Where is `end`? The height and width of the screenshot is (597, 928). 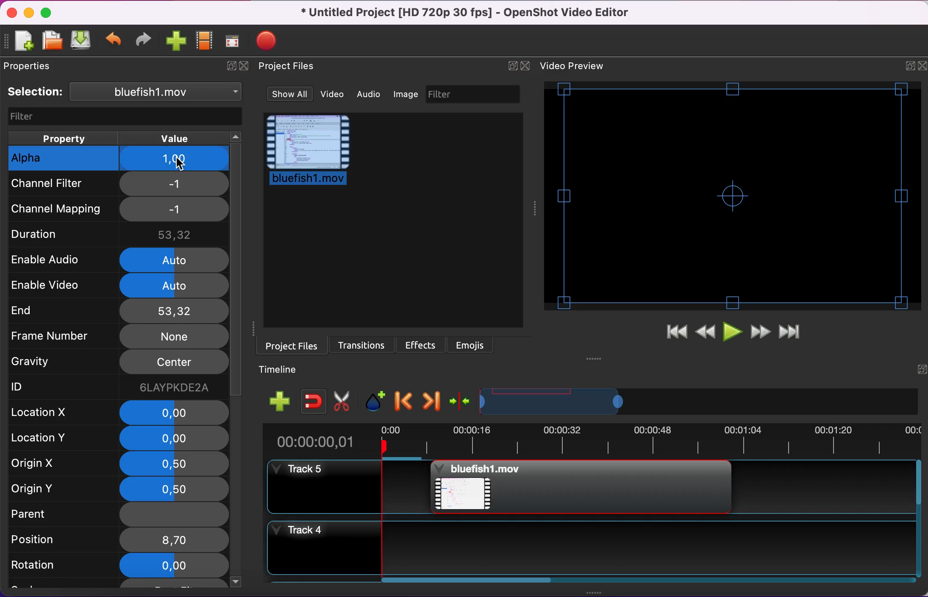 end is located at coordinates (56, 310).